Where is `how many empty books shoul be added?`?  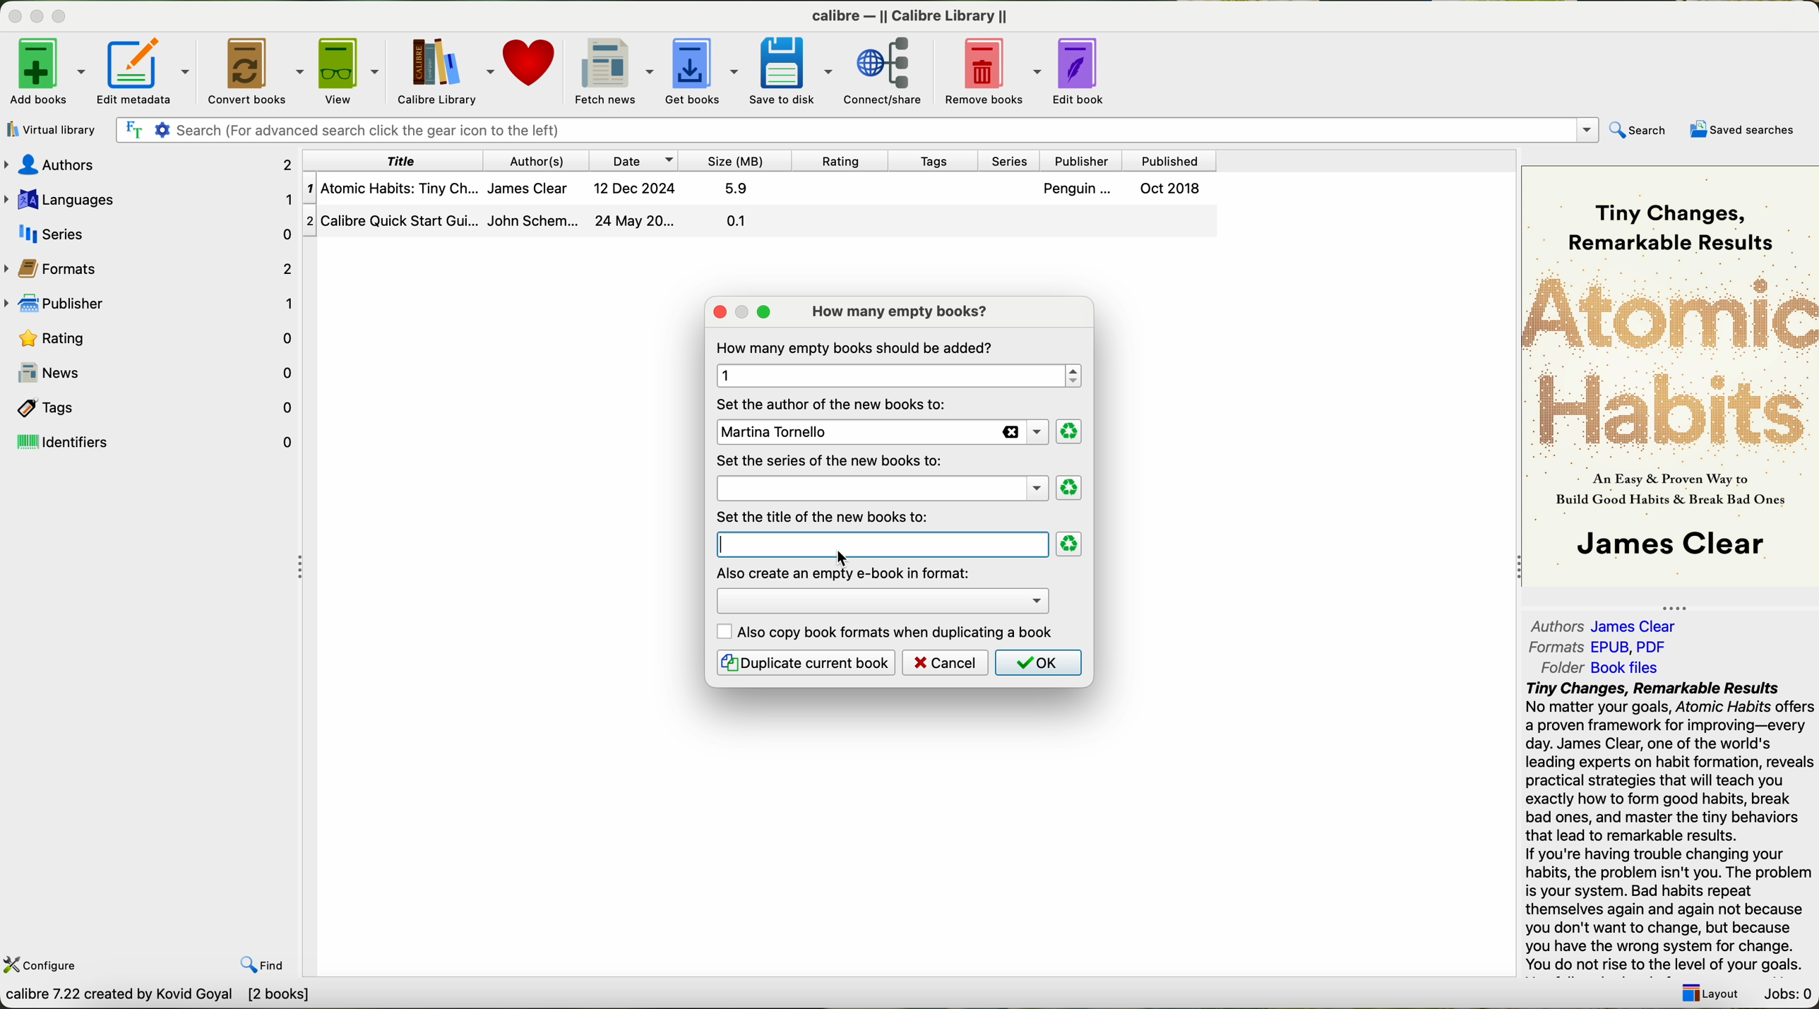
how many empty books shoul be added? is located at coordinates (857, 347).